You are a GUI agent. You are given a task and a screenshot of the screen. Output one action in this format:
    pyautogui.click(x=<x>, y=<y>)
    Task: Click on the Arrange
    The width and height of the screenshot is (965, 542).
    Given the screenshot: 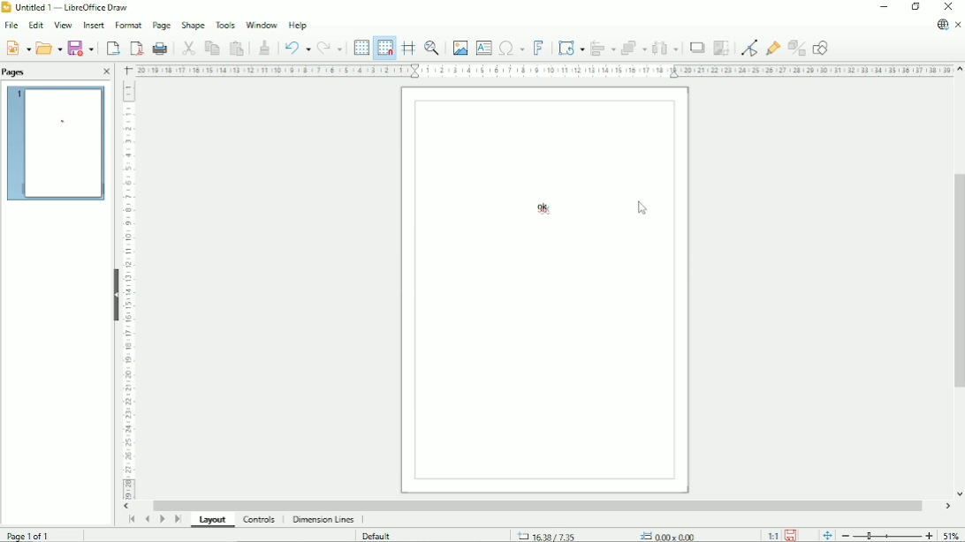 What is the action you would take?
    pyautogui.click(x=633, y=47)
    